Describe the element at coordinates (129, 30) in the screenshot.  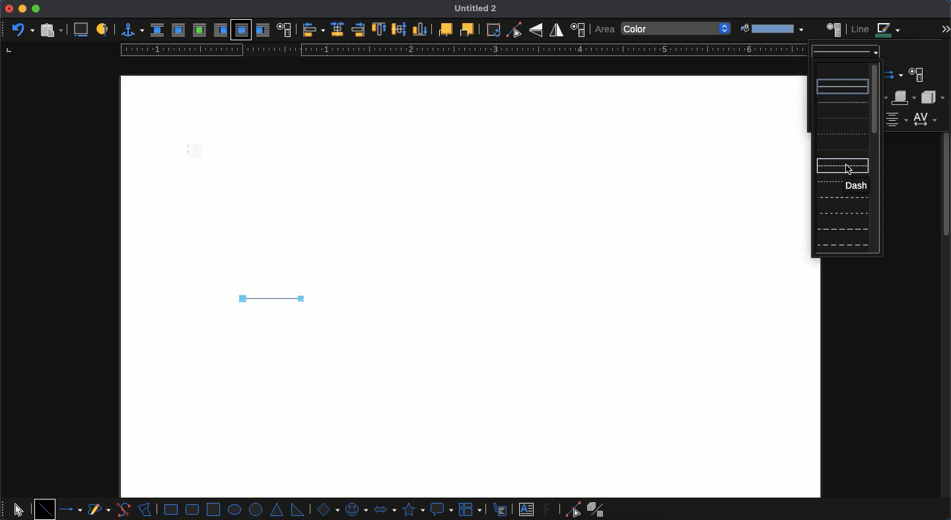
I see `anchor for object` at that location.